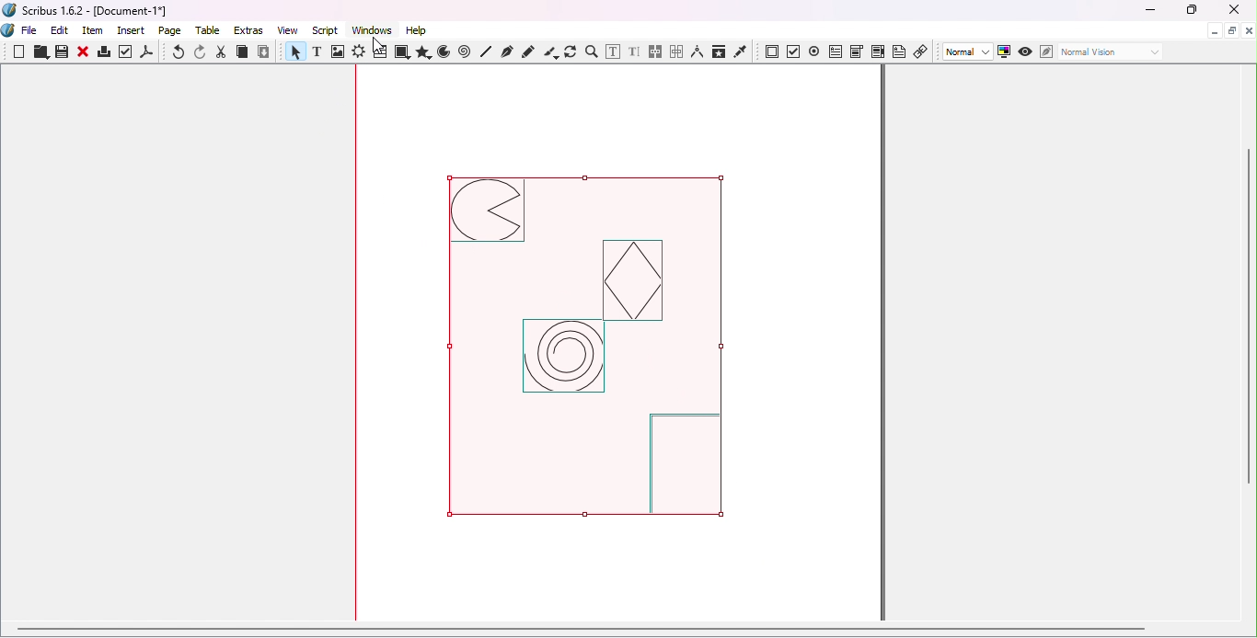 This screenshot has width=1257, height=638. Describe the element at coordinates (656, 52) in the screenshot. I see `Link text frames` at that location.